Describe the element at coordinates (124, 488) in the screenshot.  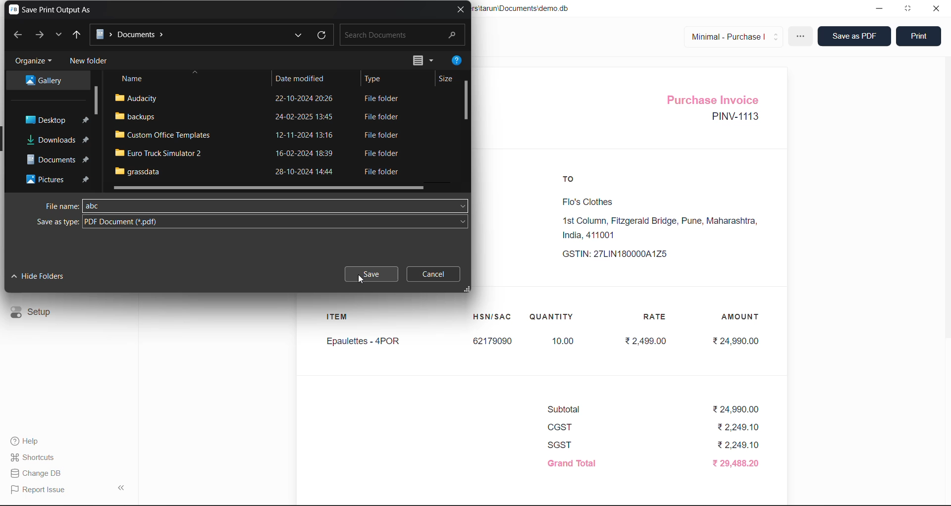
I see `collapse` at that location.